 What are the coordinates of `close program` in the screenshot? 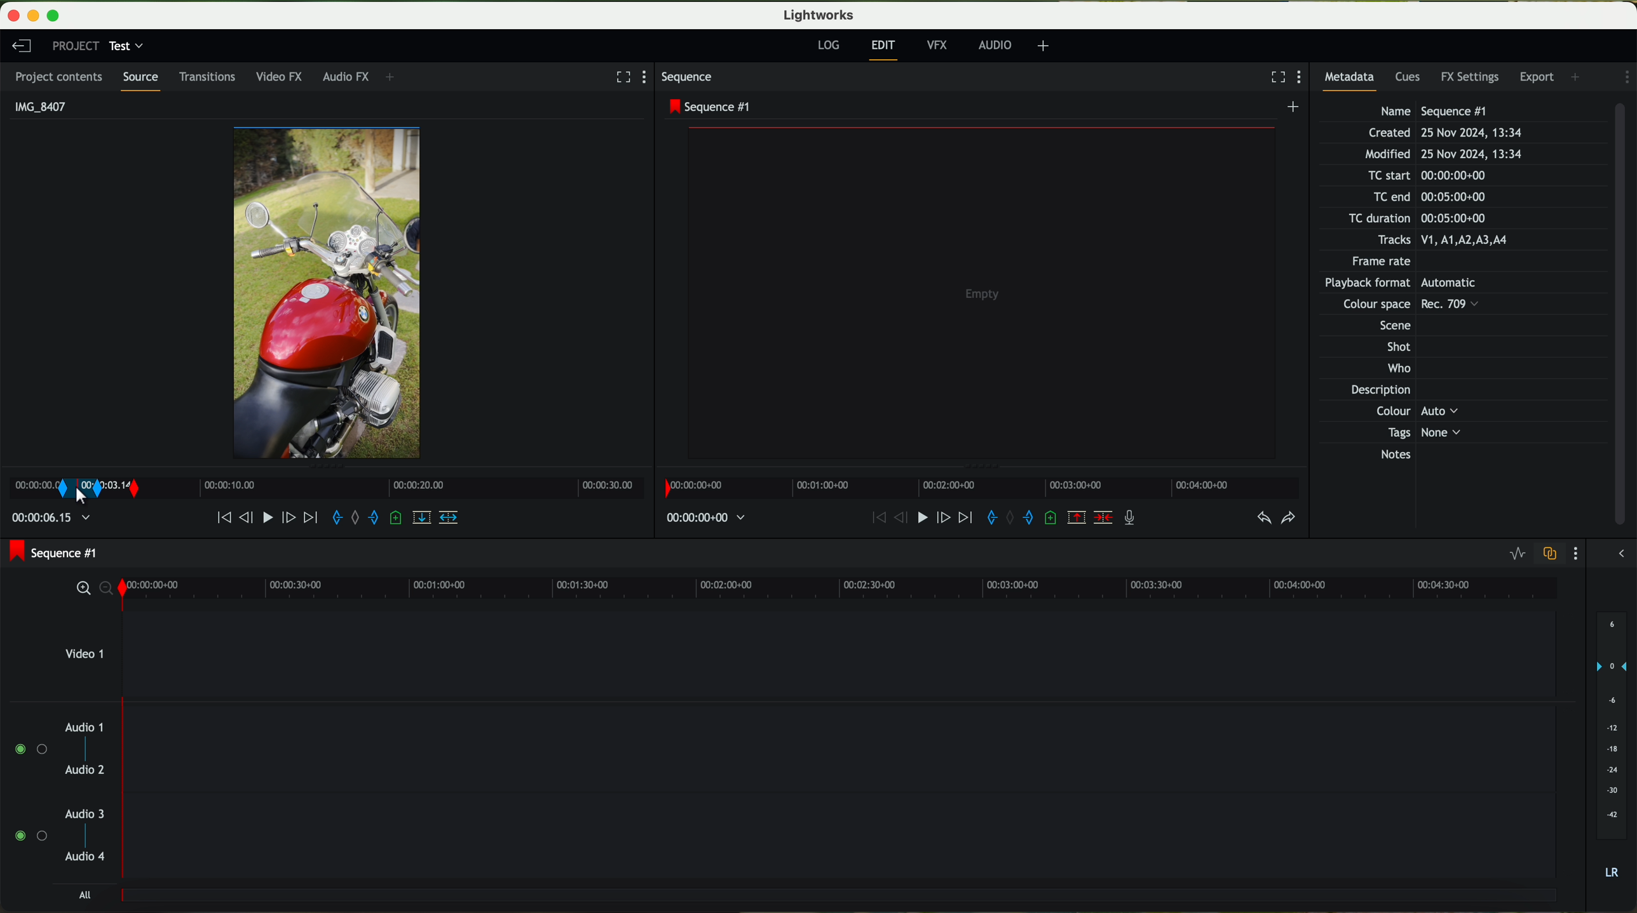 It's located at (11, 15).